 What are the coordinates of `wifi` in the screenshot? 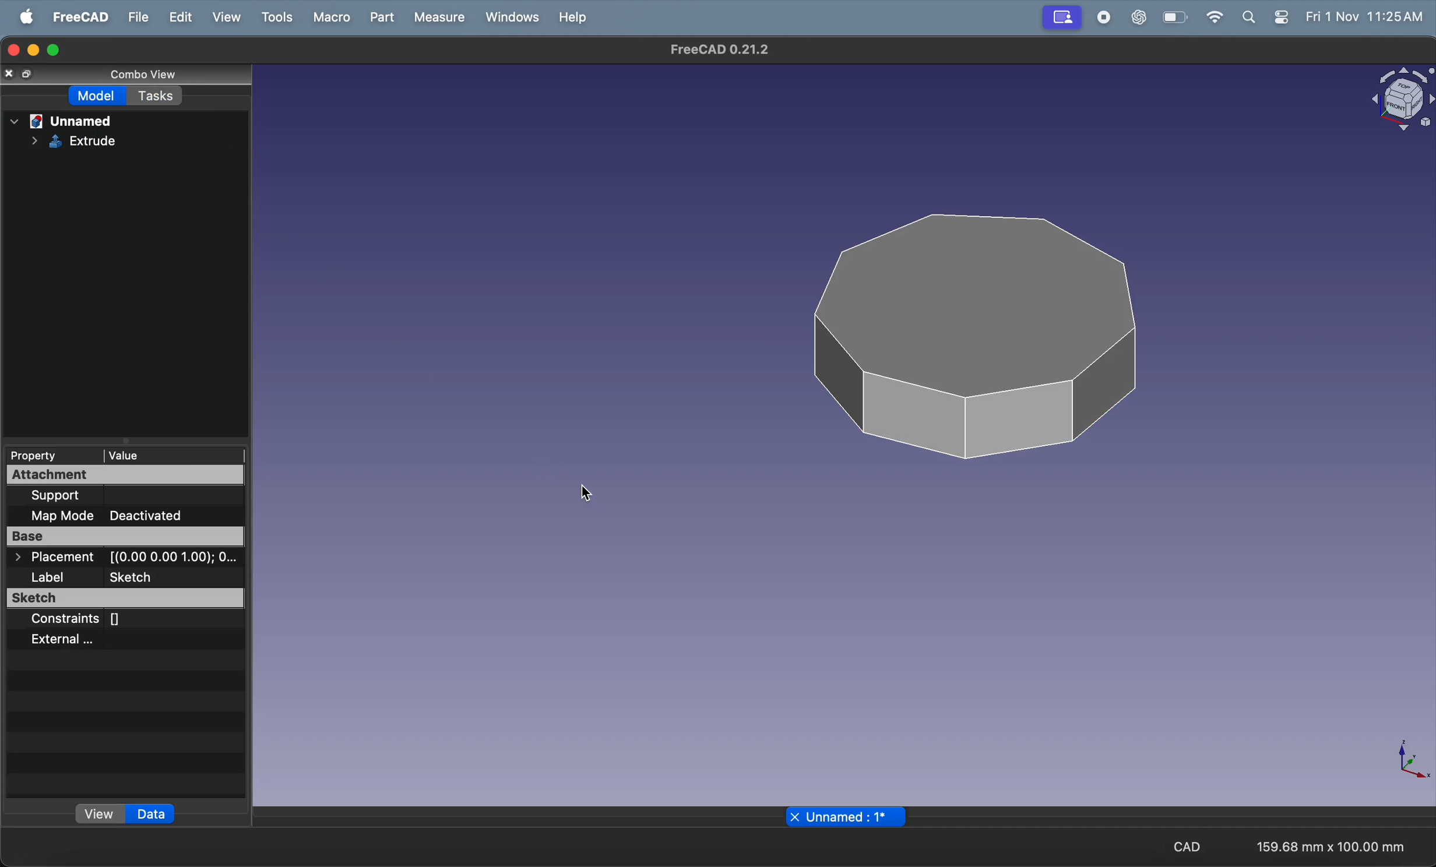 It's located at (1211, 17).